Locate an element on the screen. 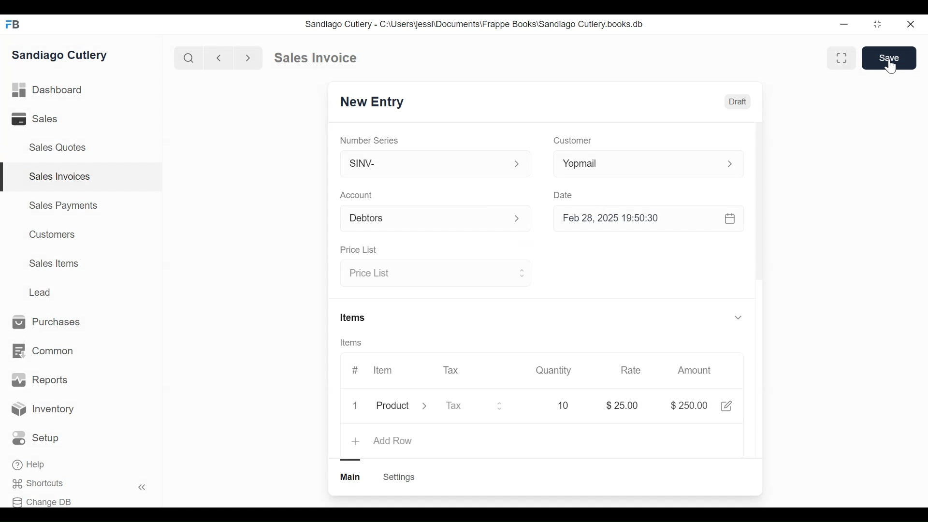  Customer is located at coordinates (571, 141).